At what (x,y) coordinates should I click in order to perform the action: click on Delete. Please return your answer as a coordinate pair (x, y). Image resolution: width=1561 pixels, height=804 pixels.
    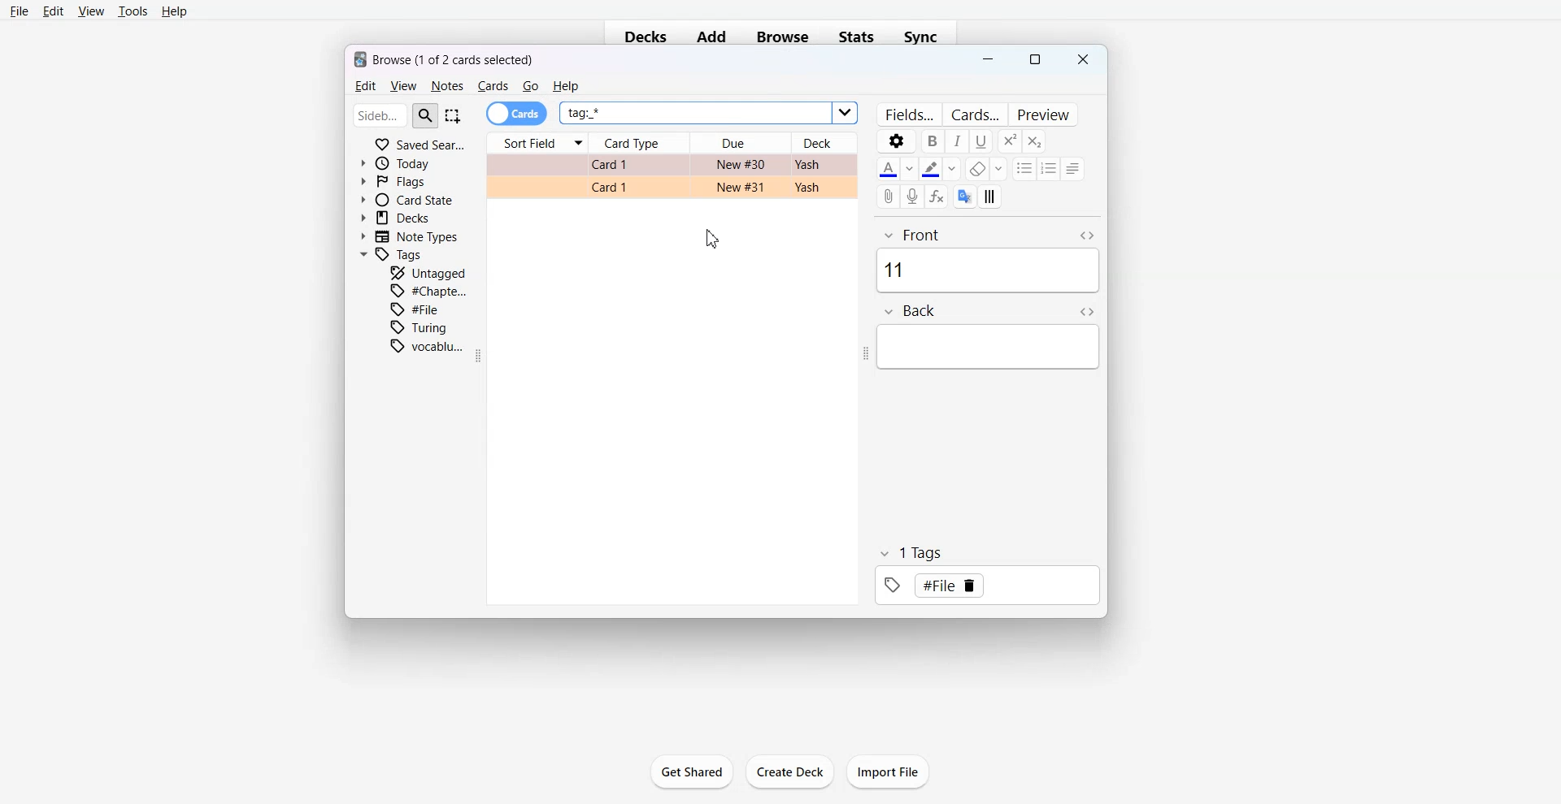
    Looking at the image, I should click on (971, 585).